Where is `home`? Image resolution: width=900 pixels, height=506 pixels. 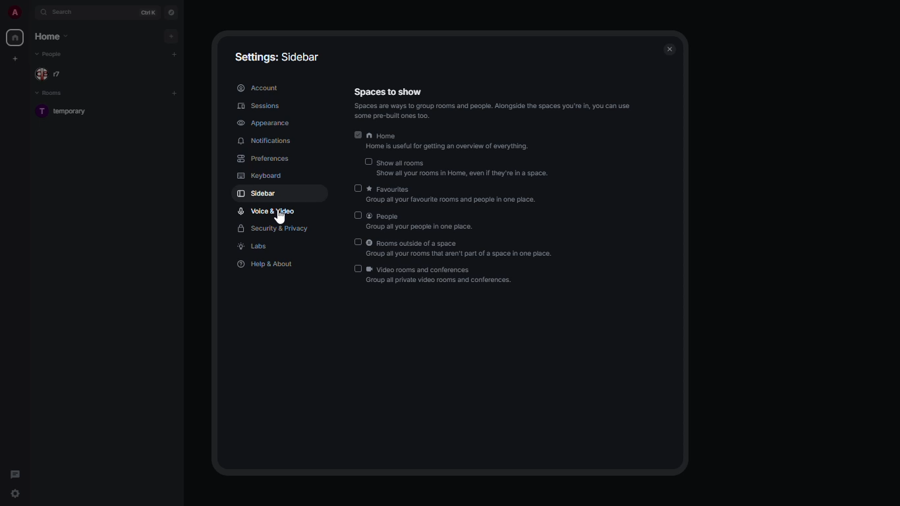 home is located at coordinates (53, 36).